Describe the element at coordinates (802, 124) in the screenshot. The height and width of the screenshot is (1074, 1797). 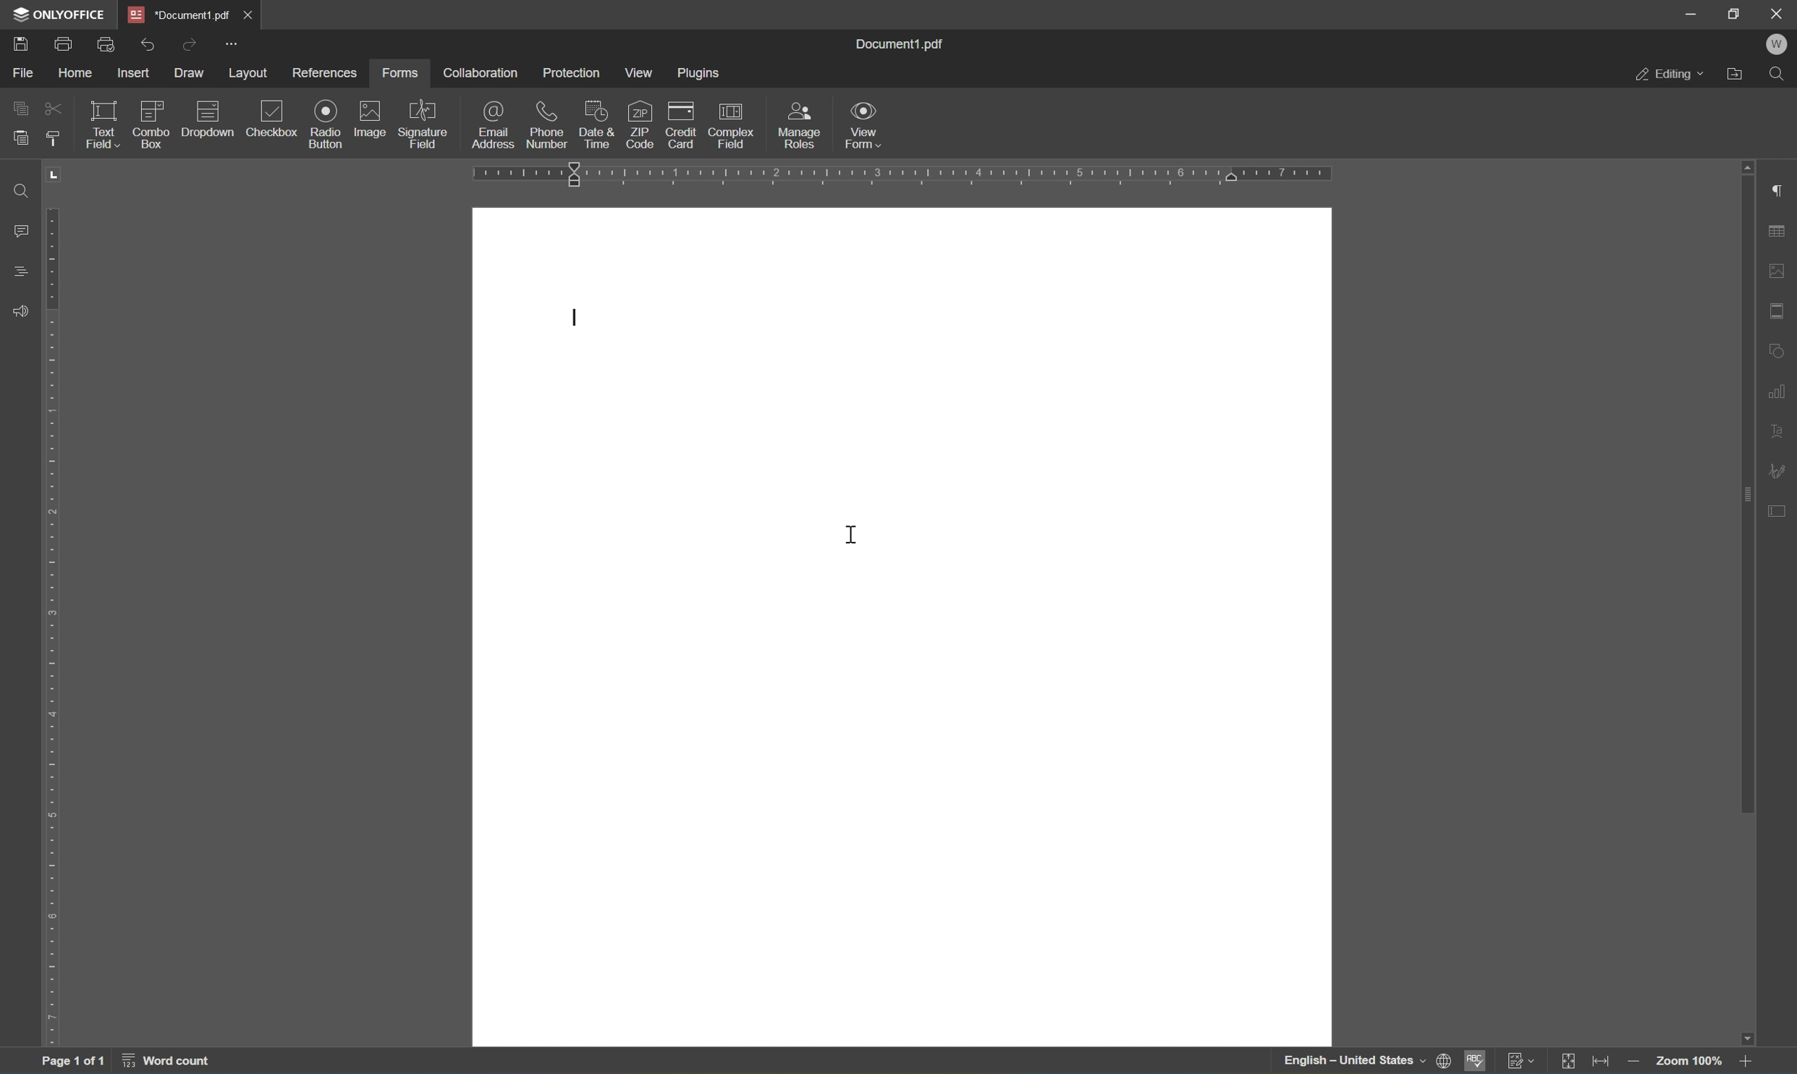
I see `manage roles` at that location.